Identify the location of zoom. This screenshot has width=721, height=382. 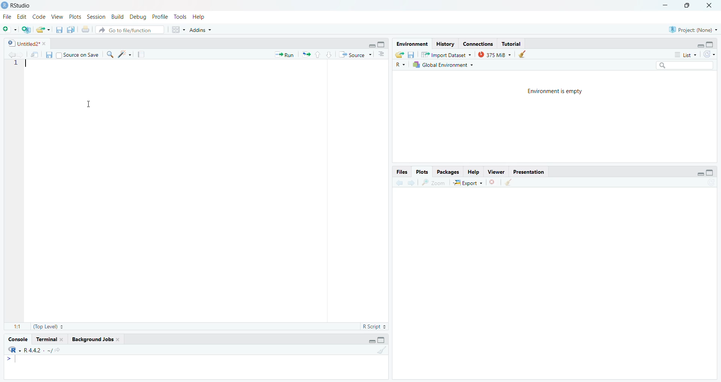
(434, 182).